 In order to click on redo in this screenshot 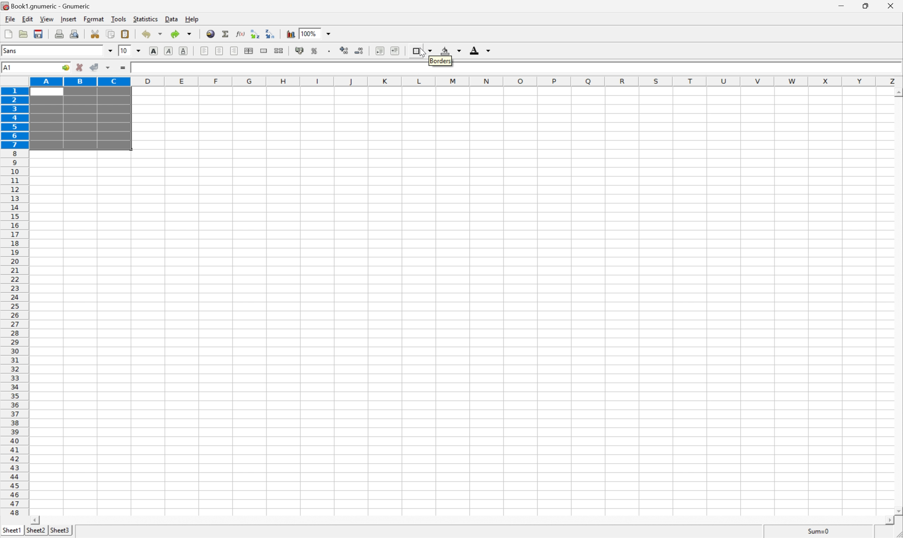, I will do `click(182, 34)`.